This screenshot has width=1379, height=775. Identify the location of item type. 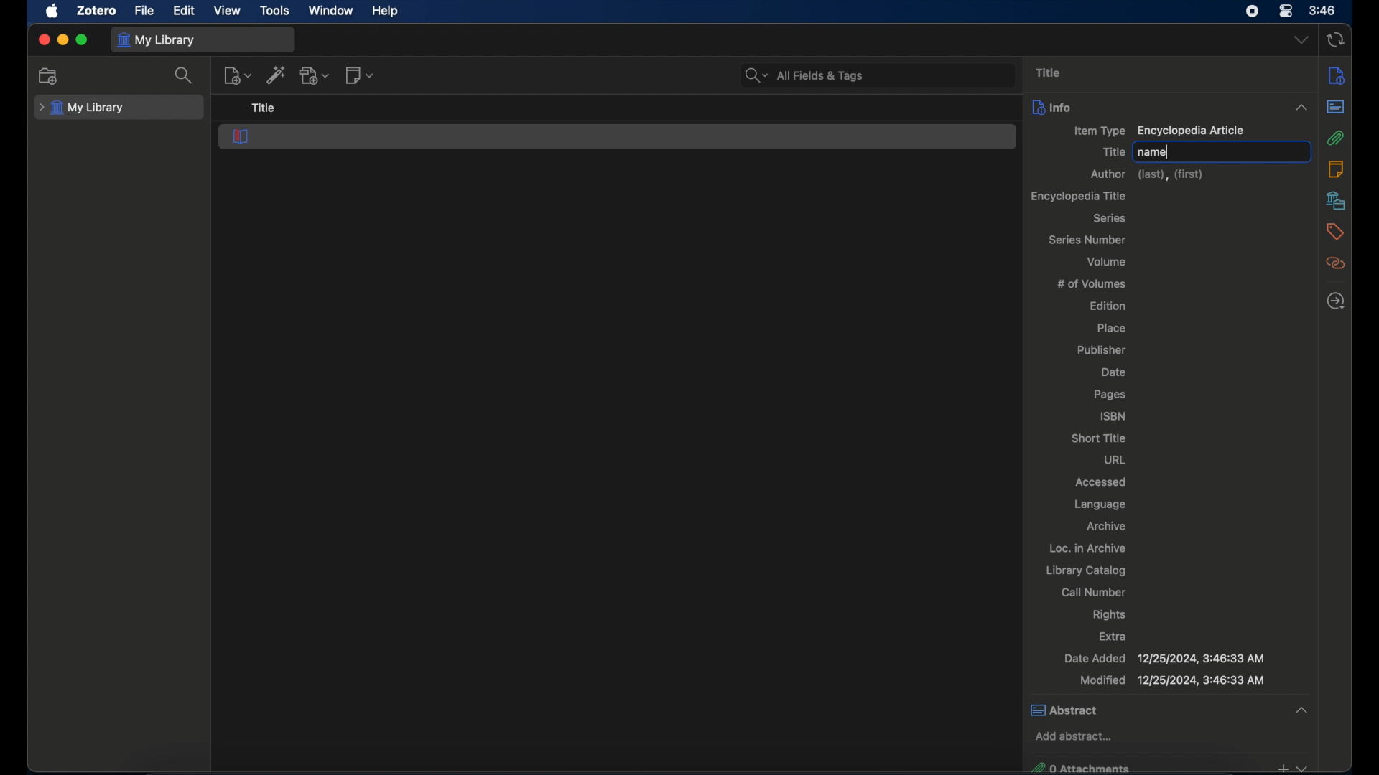
(1159, 131).